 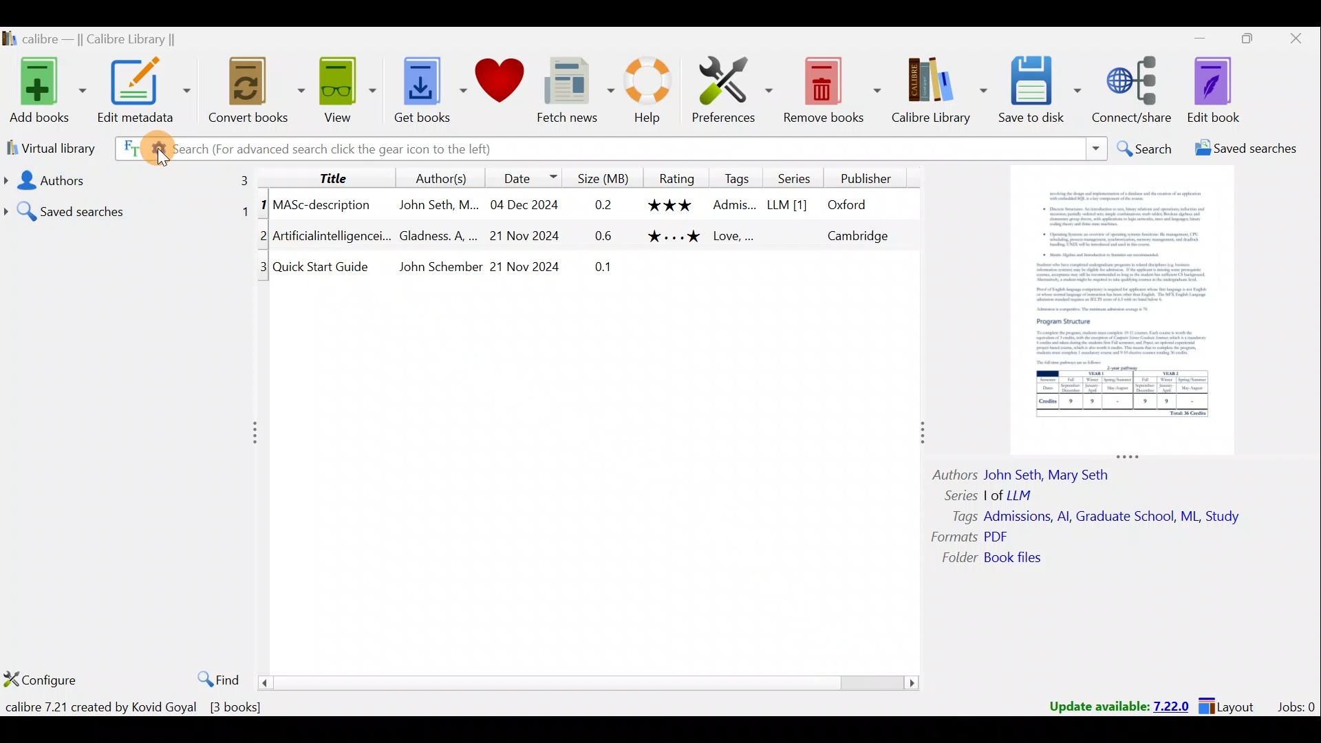 What do you see at coordinates (802, 148) in the screenshot?
I see `Search bar` at bounding box center [802, 148].